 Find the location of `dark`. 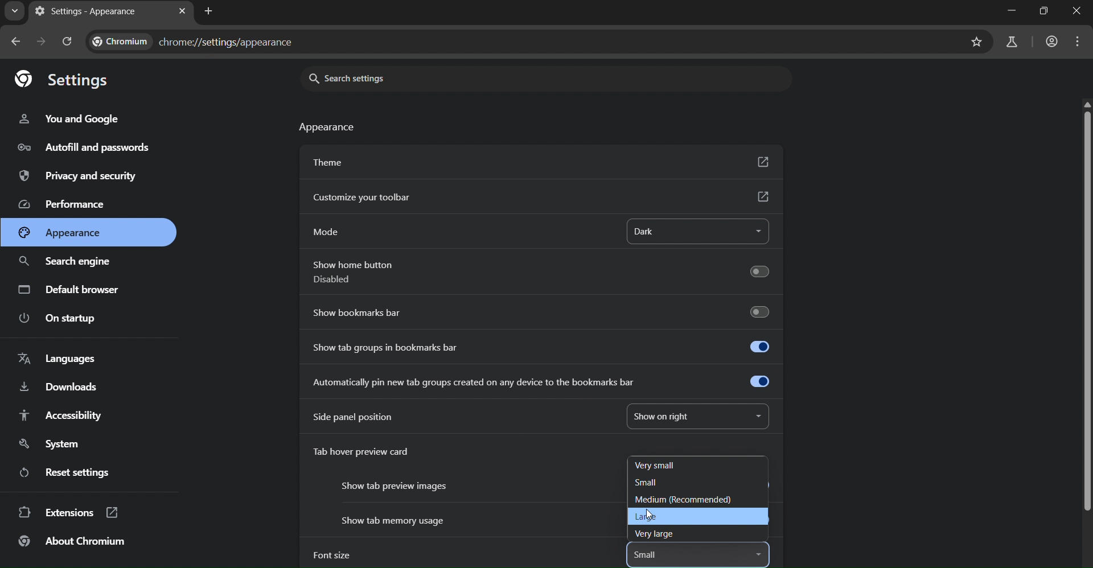

dark is located at coordinates (667, 232).